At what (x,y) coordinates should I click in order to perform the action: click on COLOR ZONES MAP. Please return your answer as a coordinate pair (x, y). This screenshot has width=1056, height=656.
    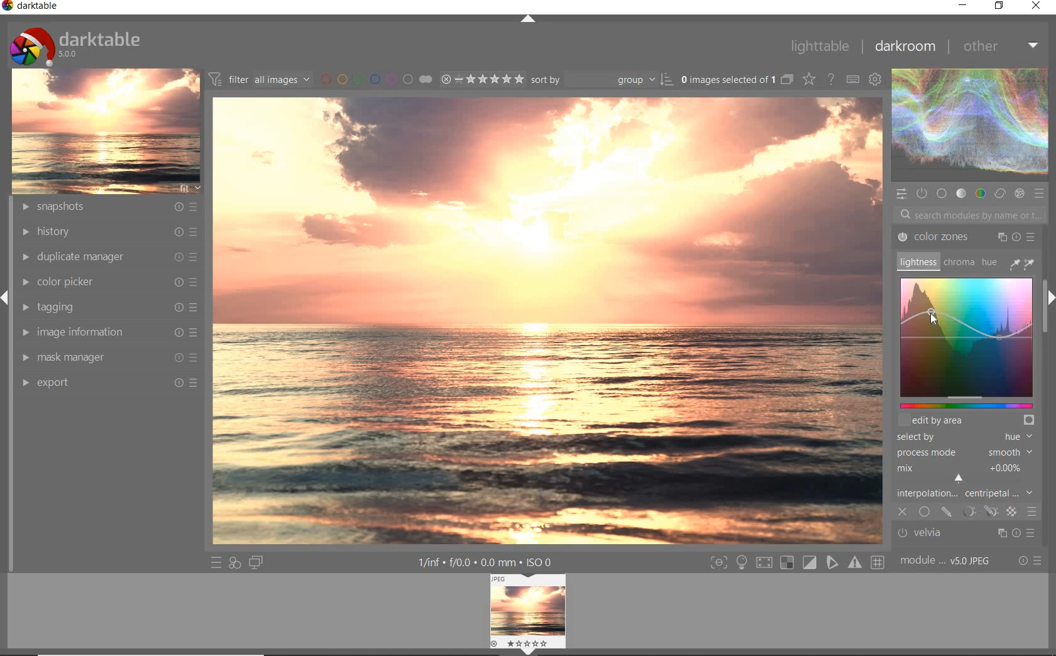
    Looking at the image, I should click on (967, 341).